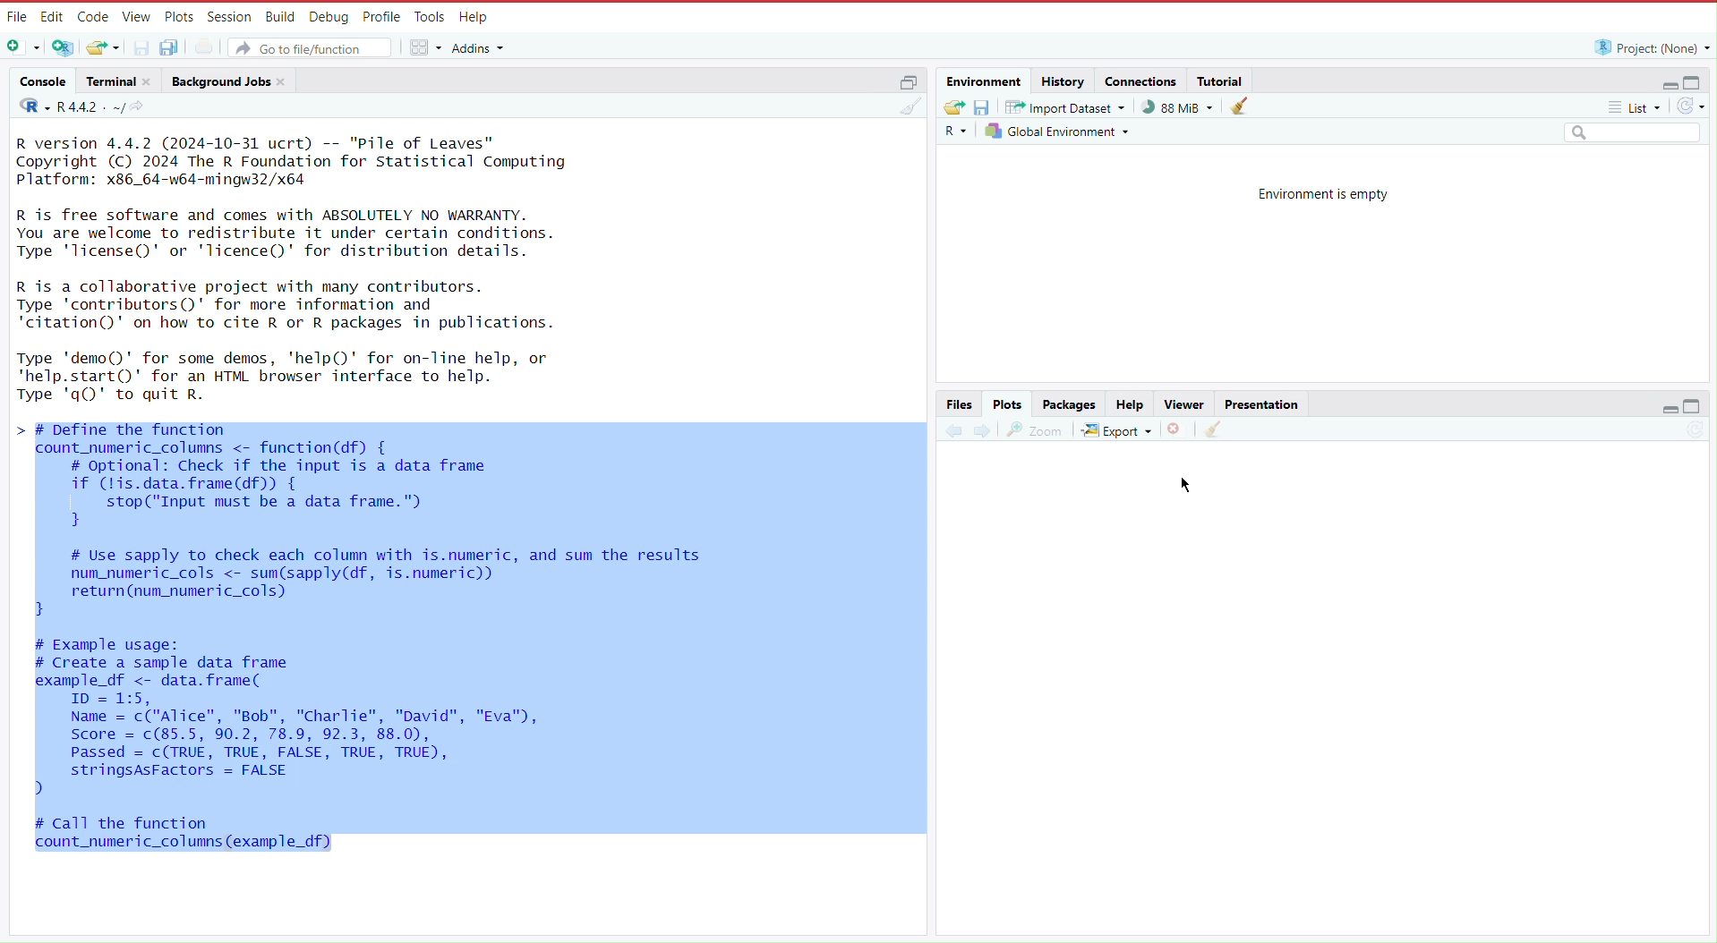  Describe the element at coordinates (1192, 482) in the screenshot. I see `Cursor` at that location.